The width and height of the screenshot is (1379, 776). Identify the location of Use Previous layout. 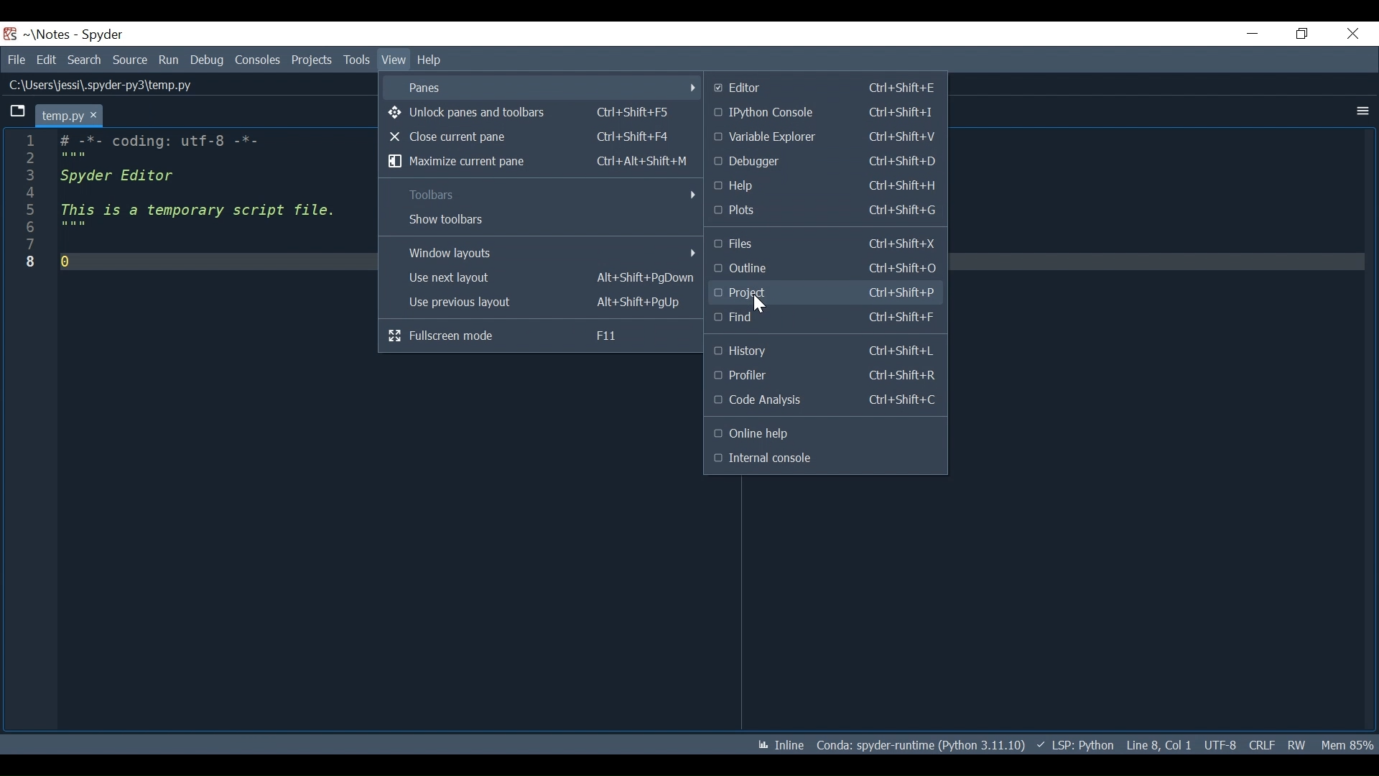
(538, 302).